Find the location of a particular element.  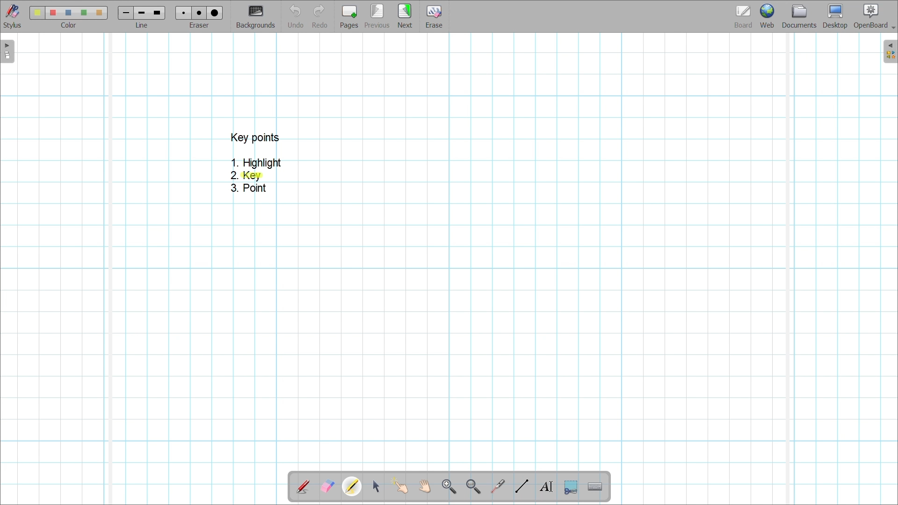

color is located at coordinates (66, 25).